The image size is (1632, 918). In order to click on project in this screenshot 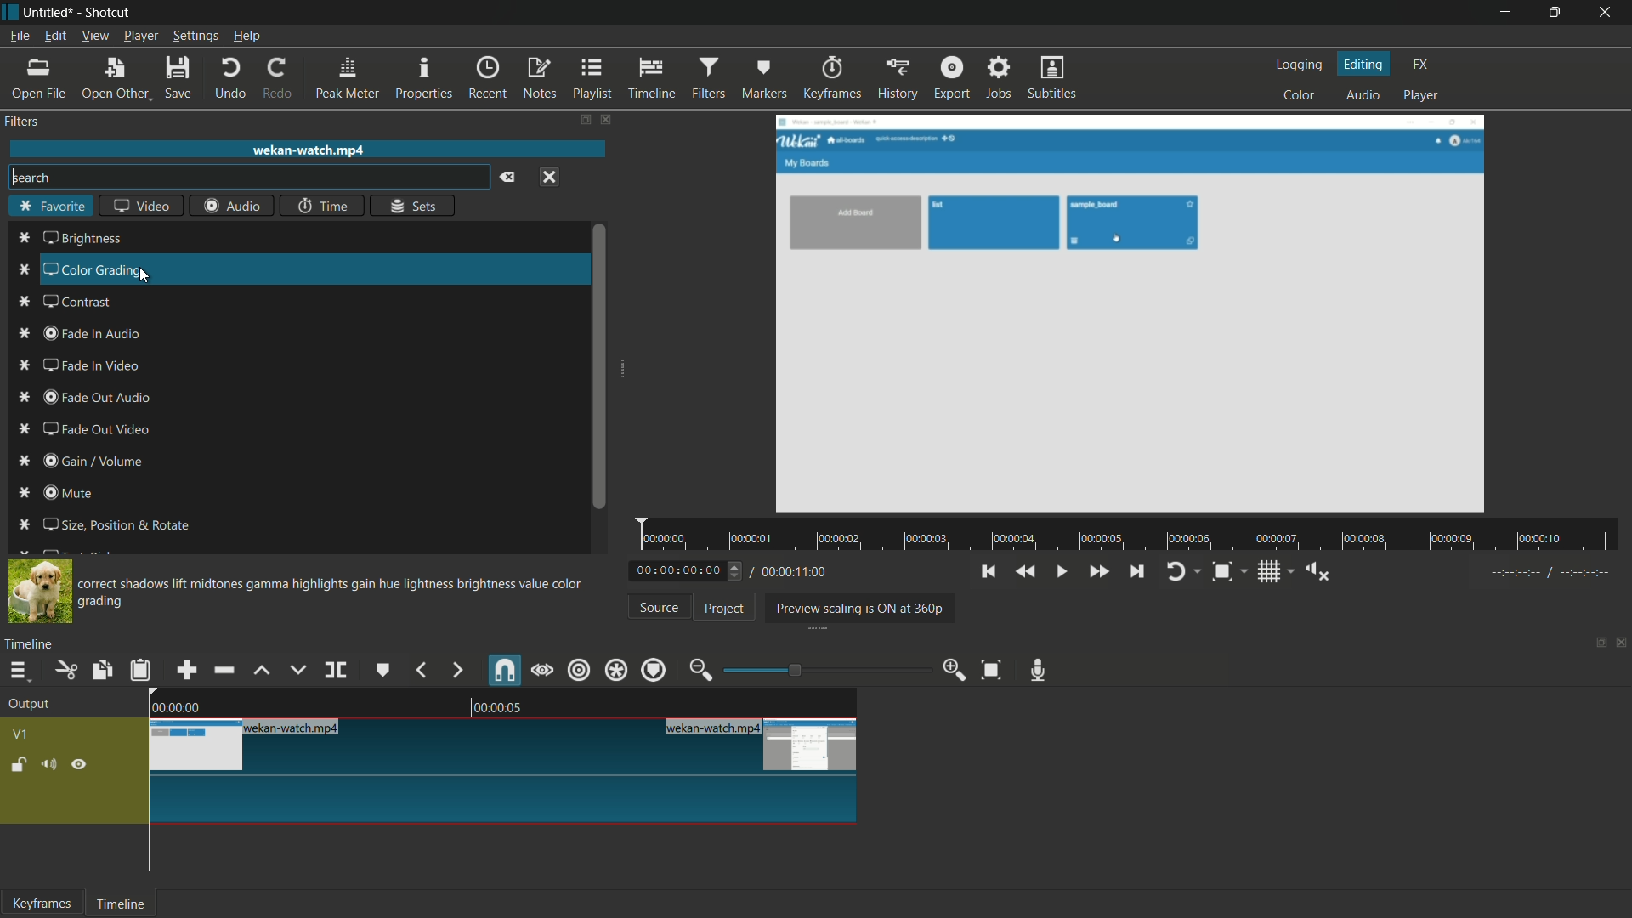, I will do `click(722, 609)`.